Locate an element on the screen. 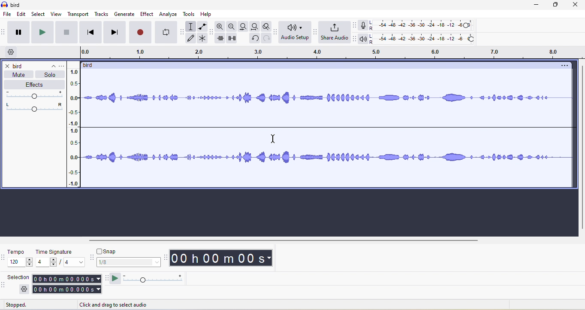  vertical scroll bar is located at coordinates (580, 148).